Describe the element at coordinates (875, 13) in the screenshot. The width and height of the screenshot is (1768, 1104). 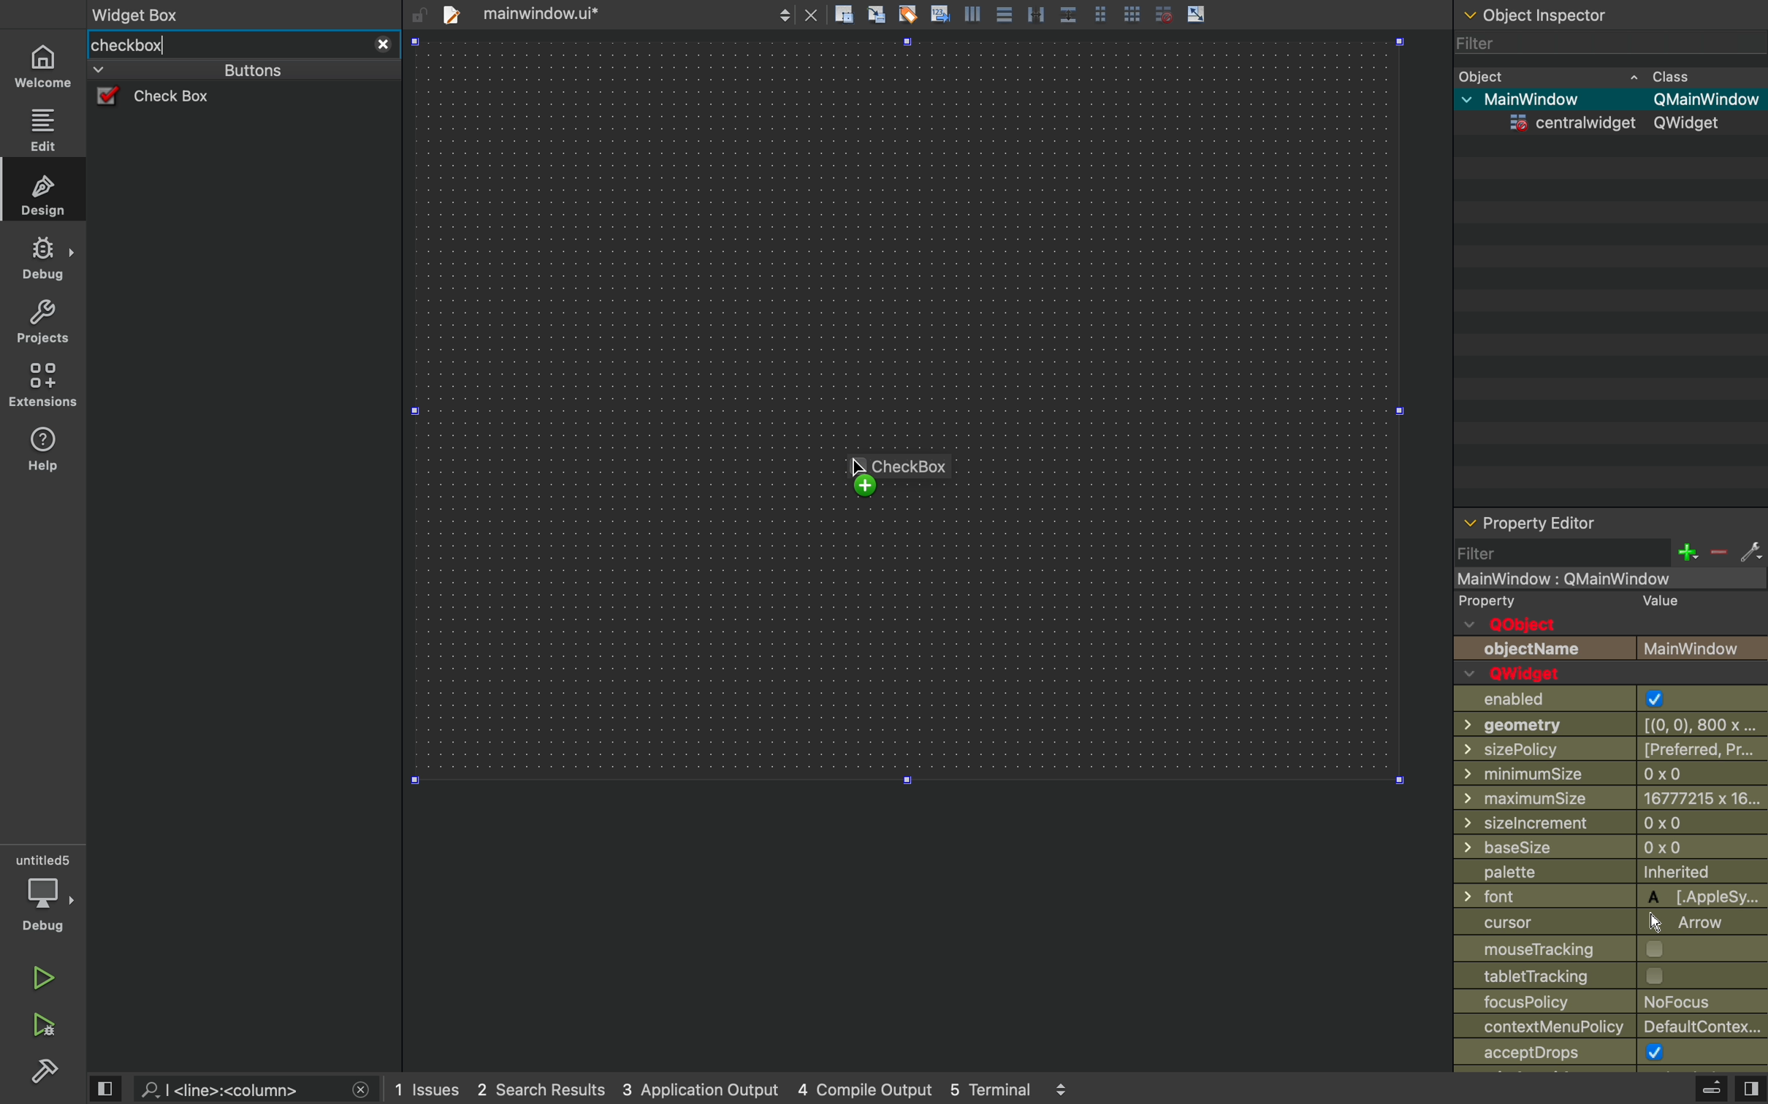
I see `align to grid` at that location.